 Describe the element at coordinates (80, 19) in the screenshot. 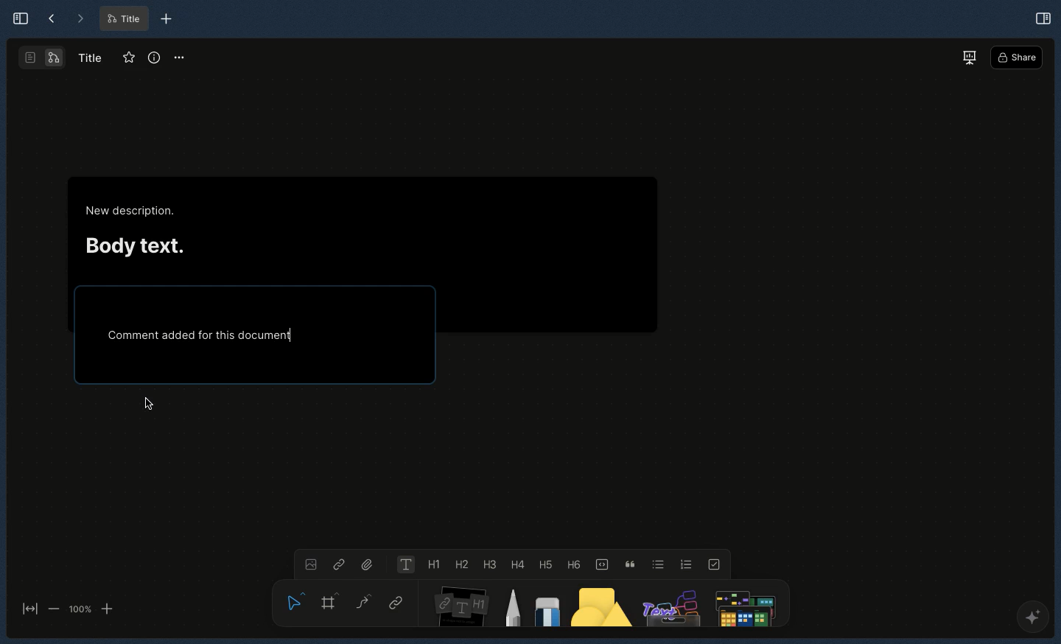

I see `Forward` at that location.